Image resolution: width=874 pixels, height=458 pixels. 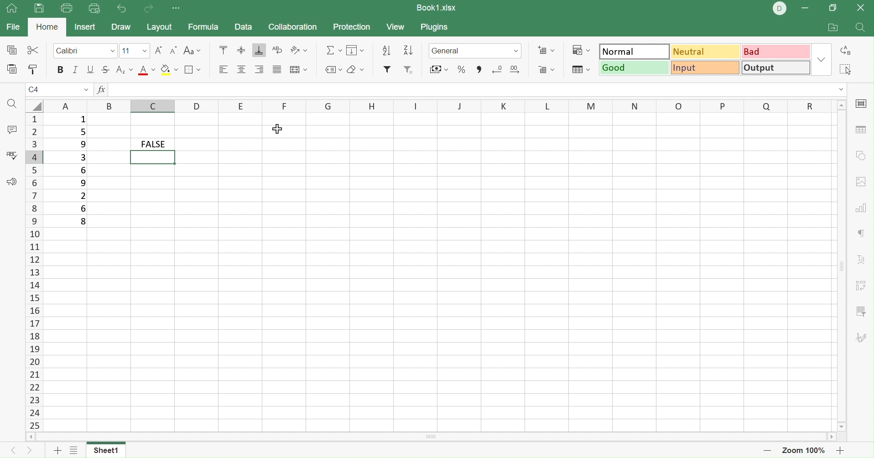 I want to click on Find, so click(x=861, y=28).